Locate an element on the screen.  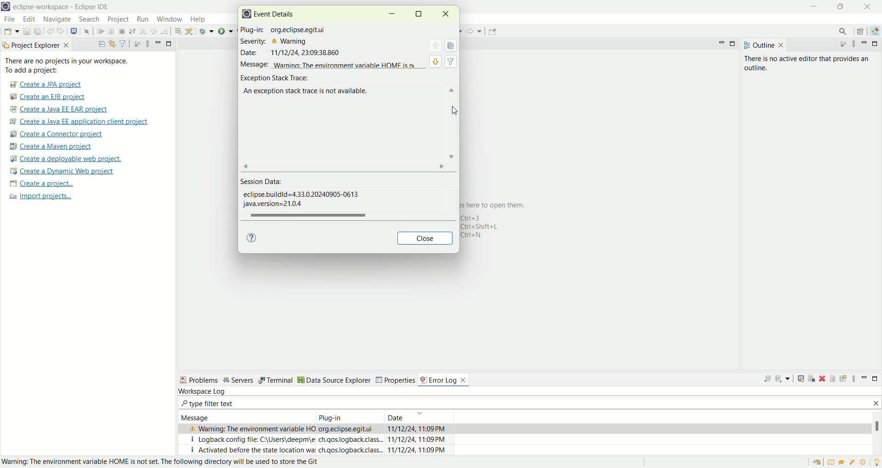
maximize is located at coordinates (734, 44).